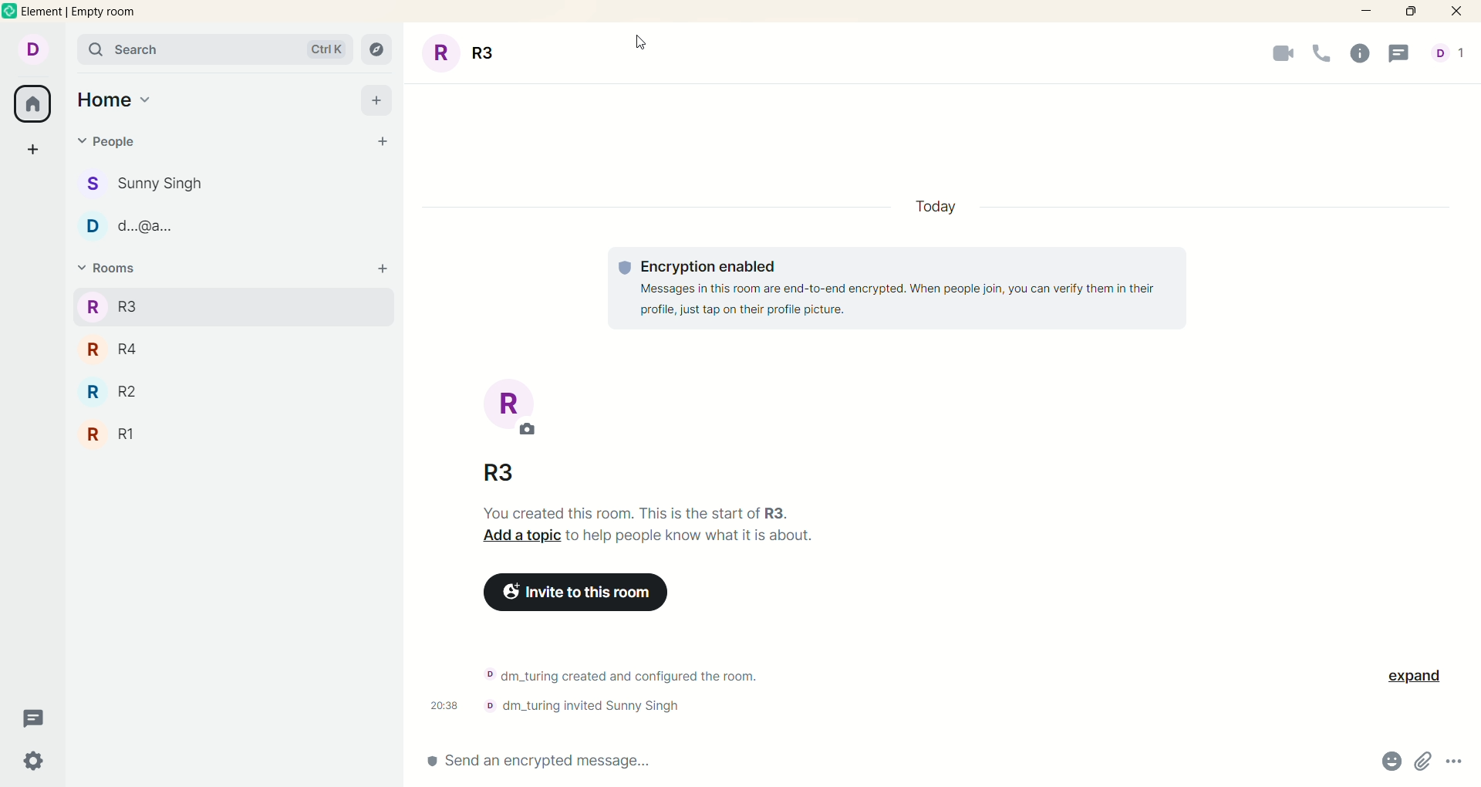  I want to click on © dm_turing created and configured the room., so click(621, 672).